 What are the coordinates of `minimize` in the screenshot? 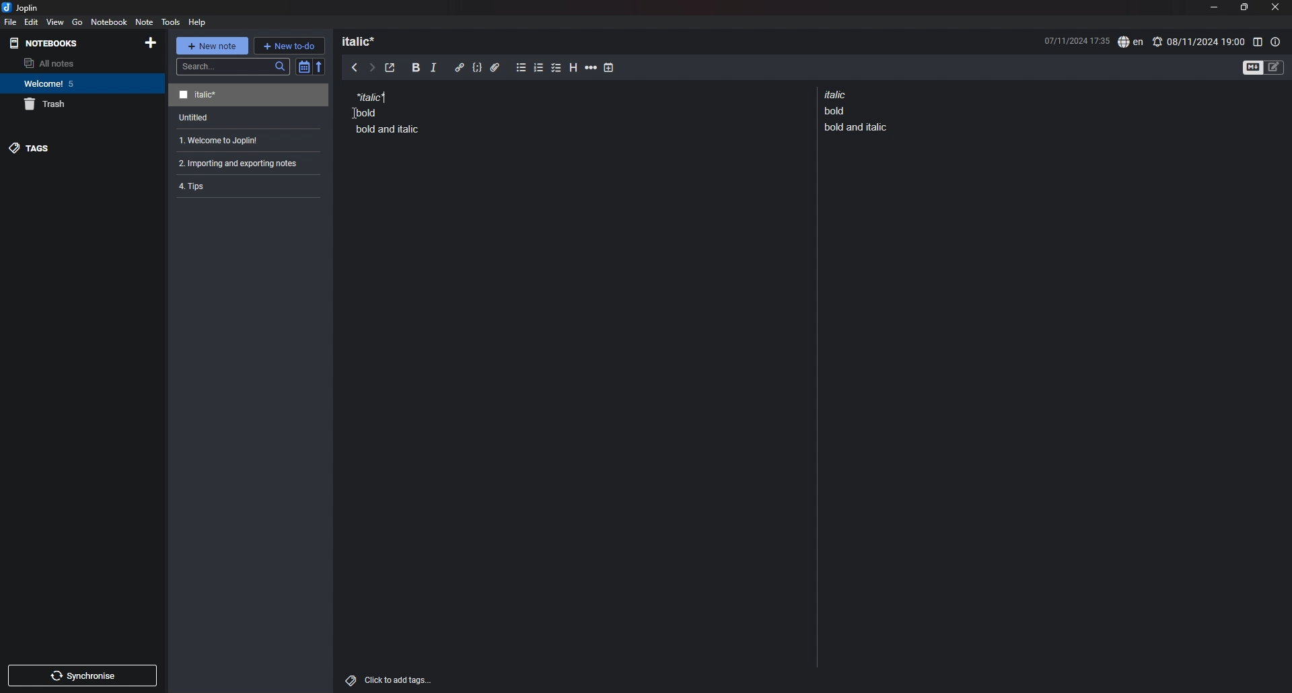 It's located at (1213, 7).